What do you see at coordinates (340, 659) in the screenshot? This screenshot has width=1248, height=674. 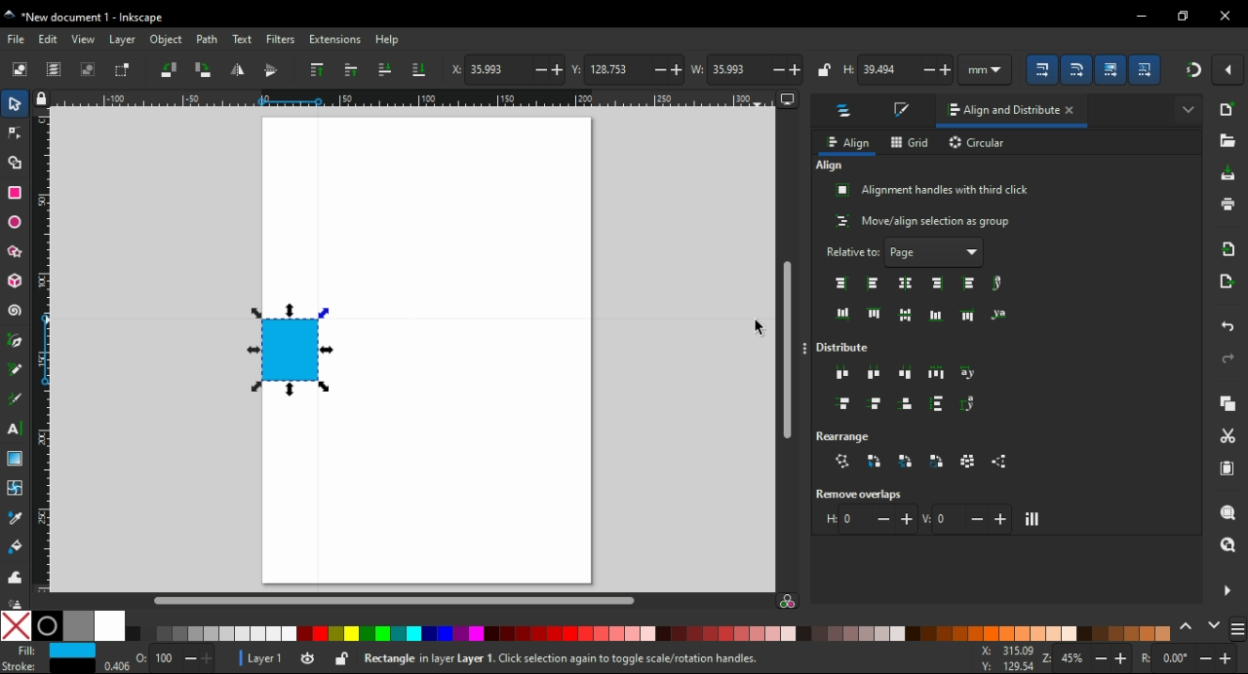 I see `unlocked selected object` at bounding box center [340, 659].